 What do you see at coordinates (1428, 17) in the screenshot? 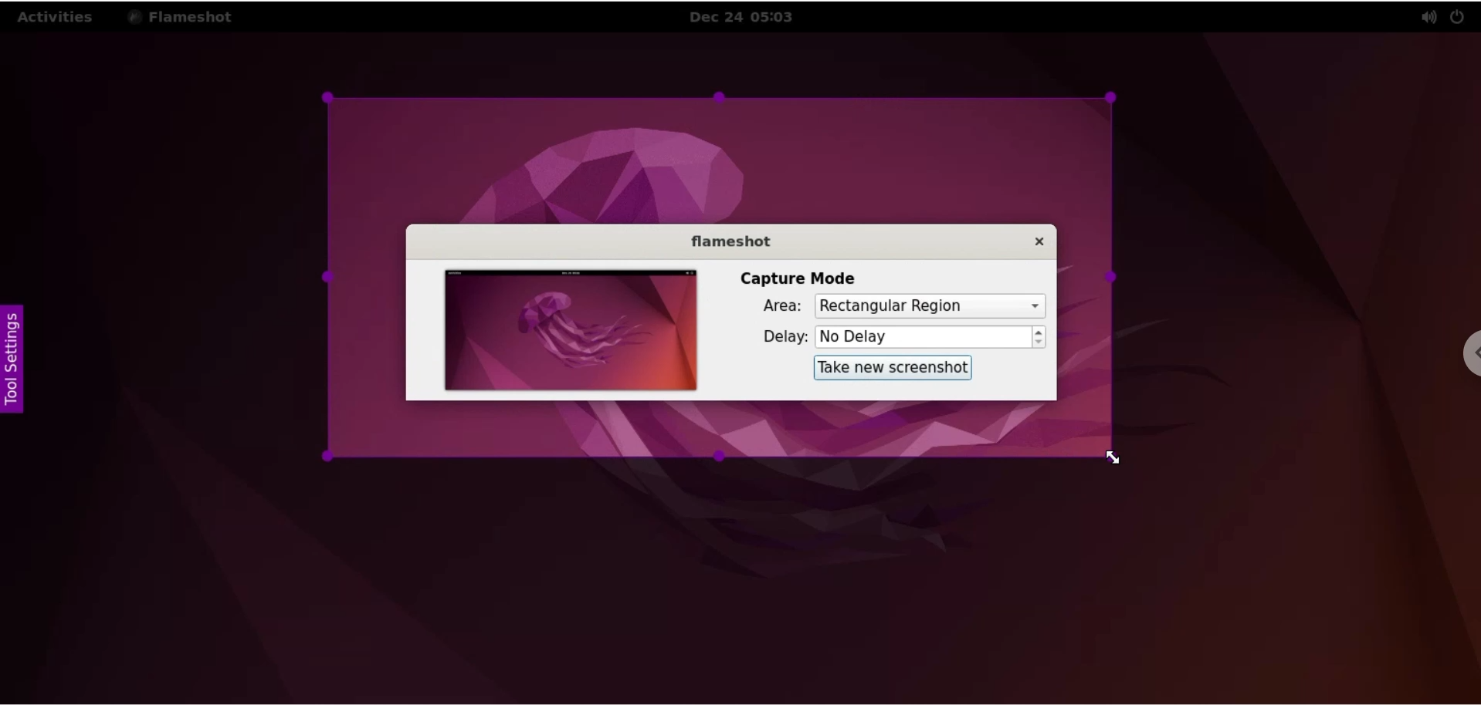
I see `sound options` at bounding box center [1428, 17].